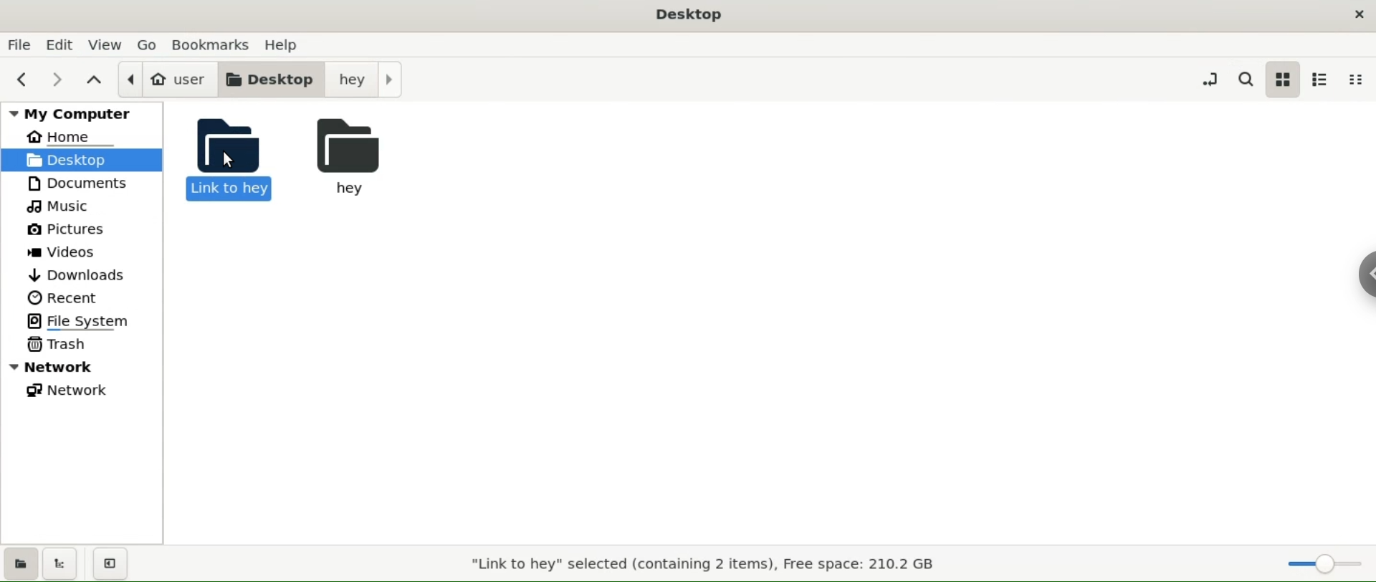  Describe the element at coordinates (82, 161) in the screenshot. I see `desktop` at that location.